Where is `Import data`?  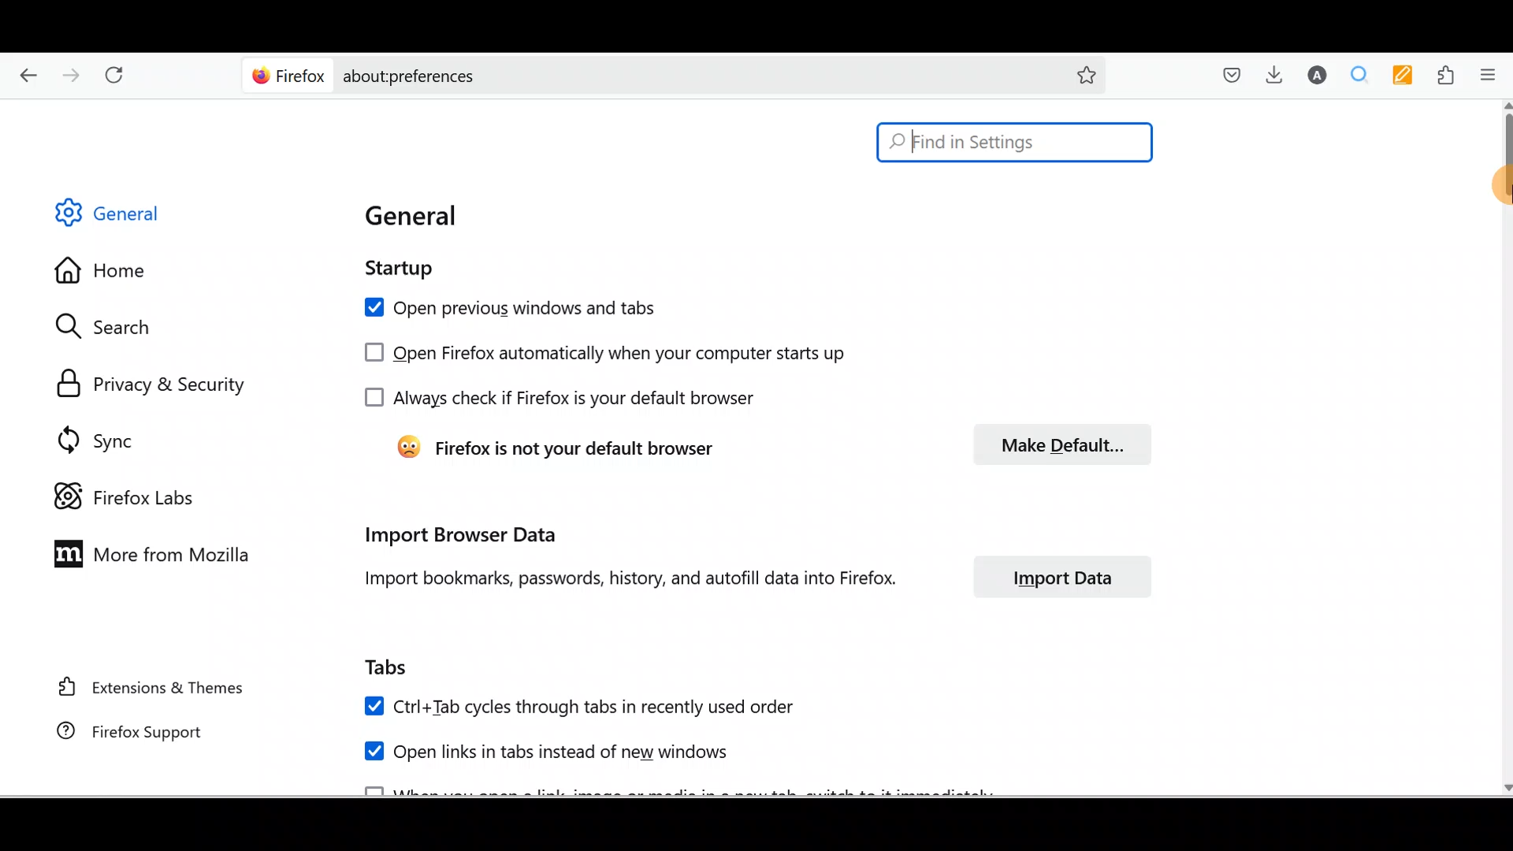 Import data is located at coordinates (1051, 576).